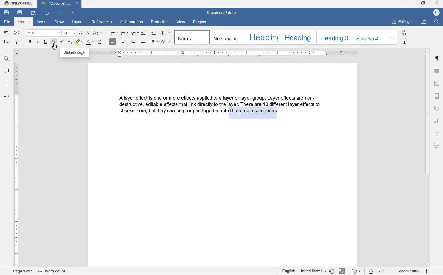 The width and height of the screenshot is (443, 275). What do you see at coordinates (59, 4) in the screenshot?
I see `document2.docx` at bounding box center [59, 4].